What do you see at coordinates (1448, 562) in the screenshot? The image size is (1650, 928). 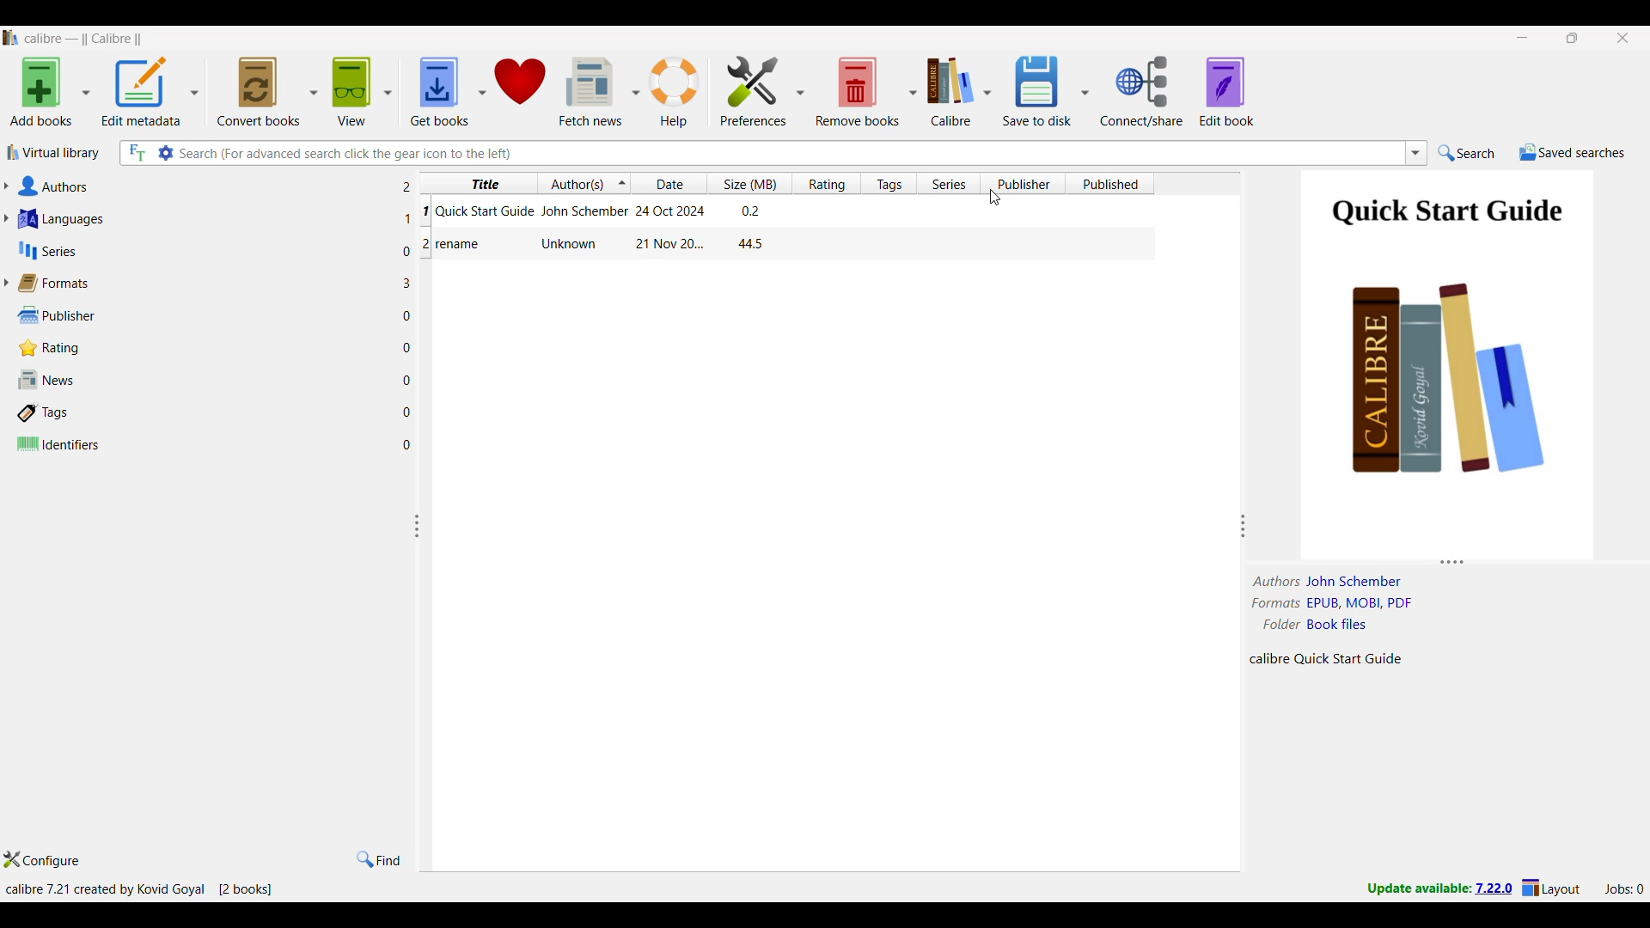 I see `Change height of columns attached to this panel` at bounding box center [1448, 562].